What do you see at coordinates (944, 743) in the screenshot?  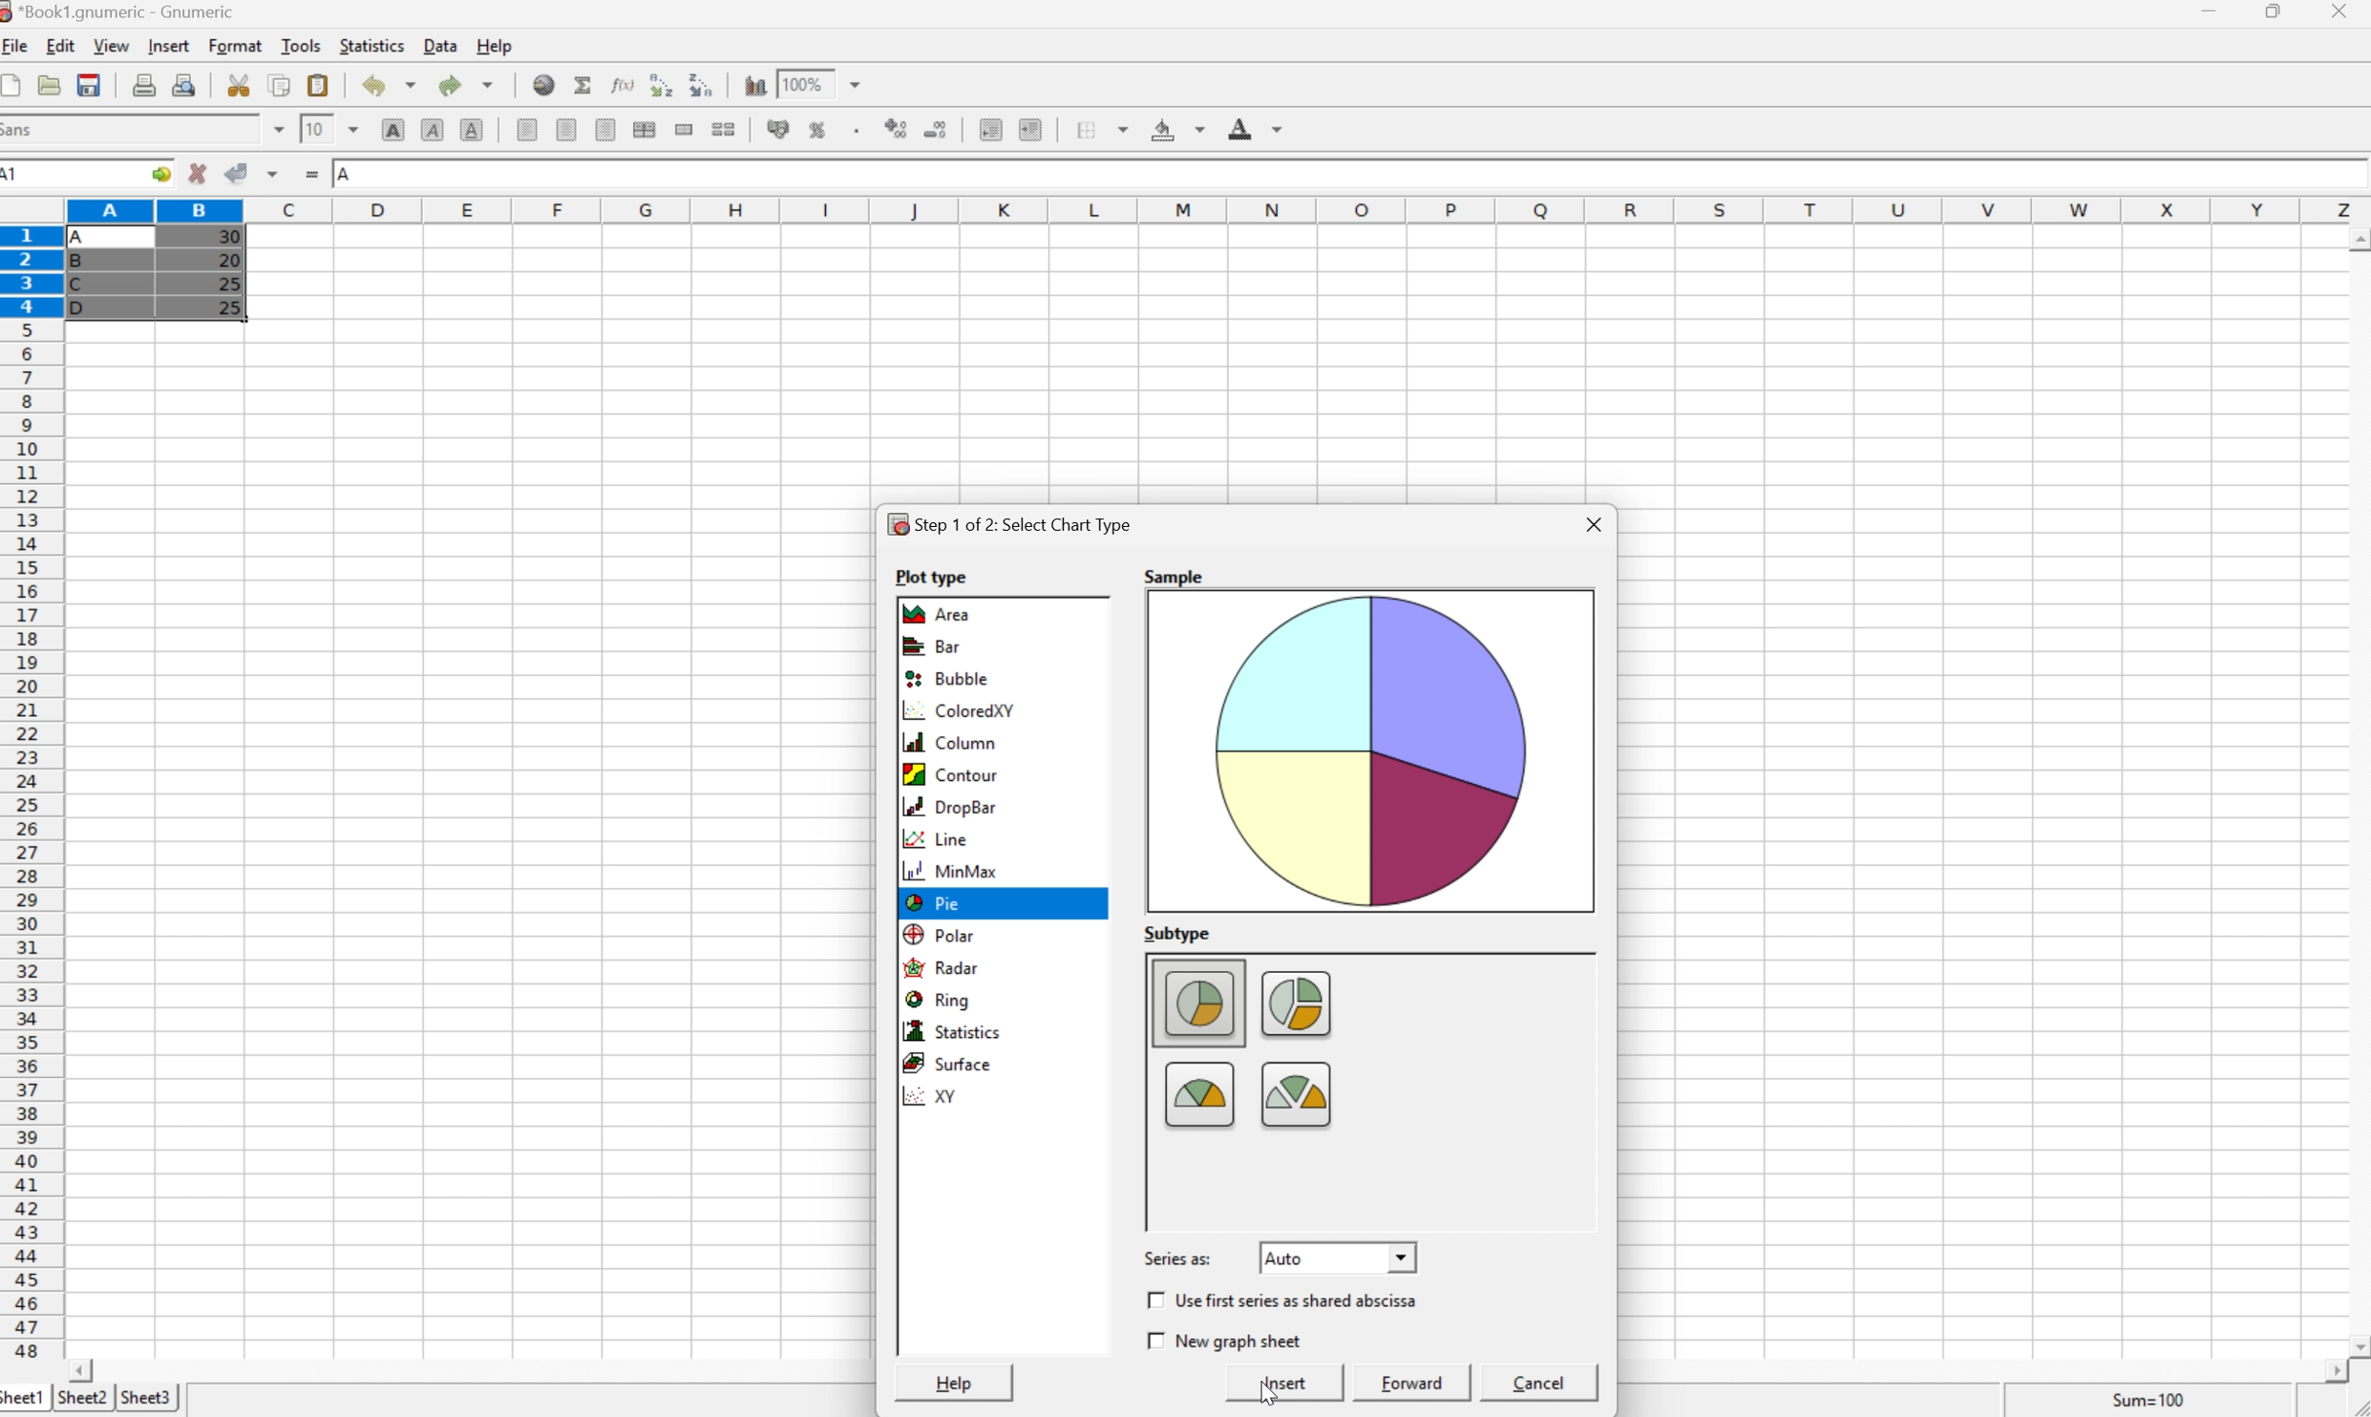 I see `Column` at bounding box center [944, 743].